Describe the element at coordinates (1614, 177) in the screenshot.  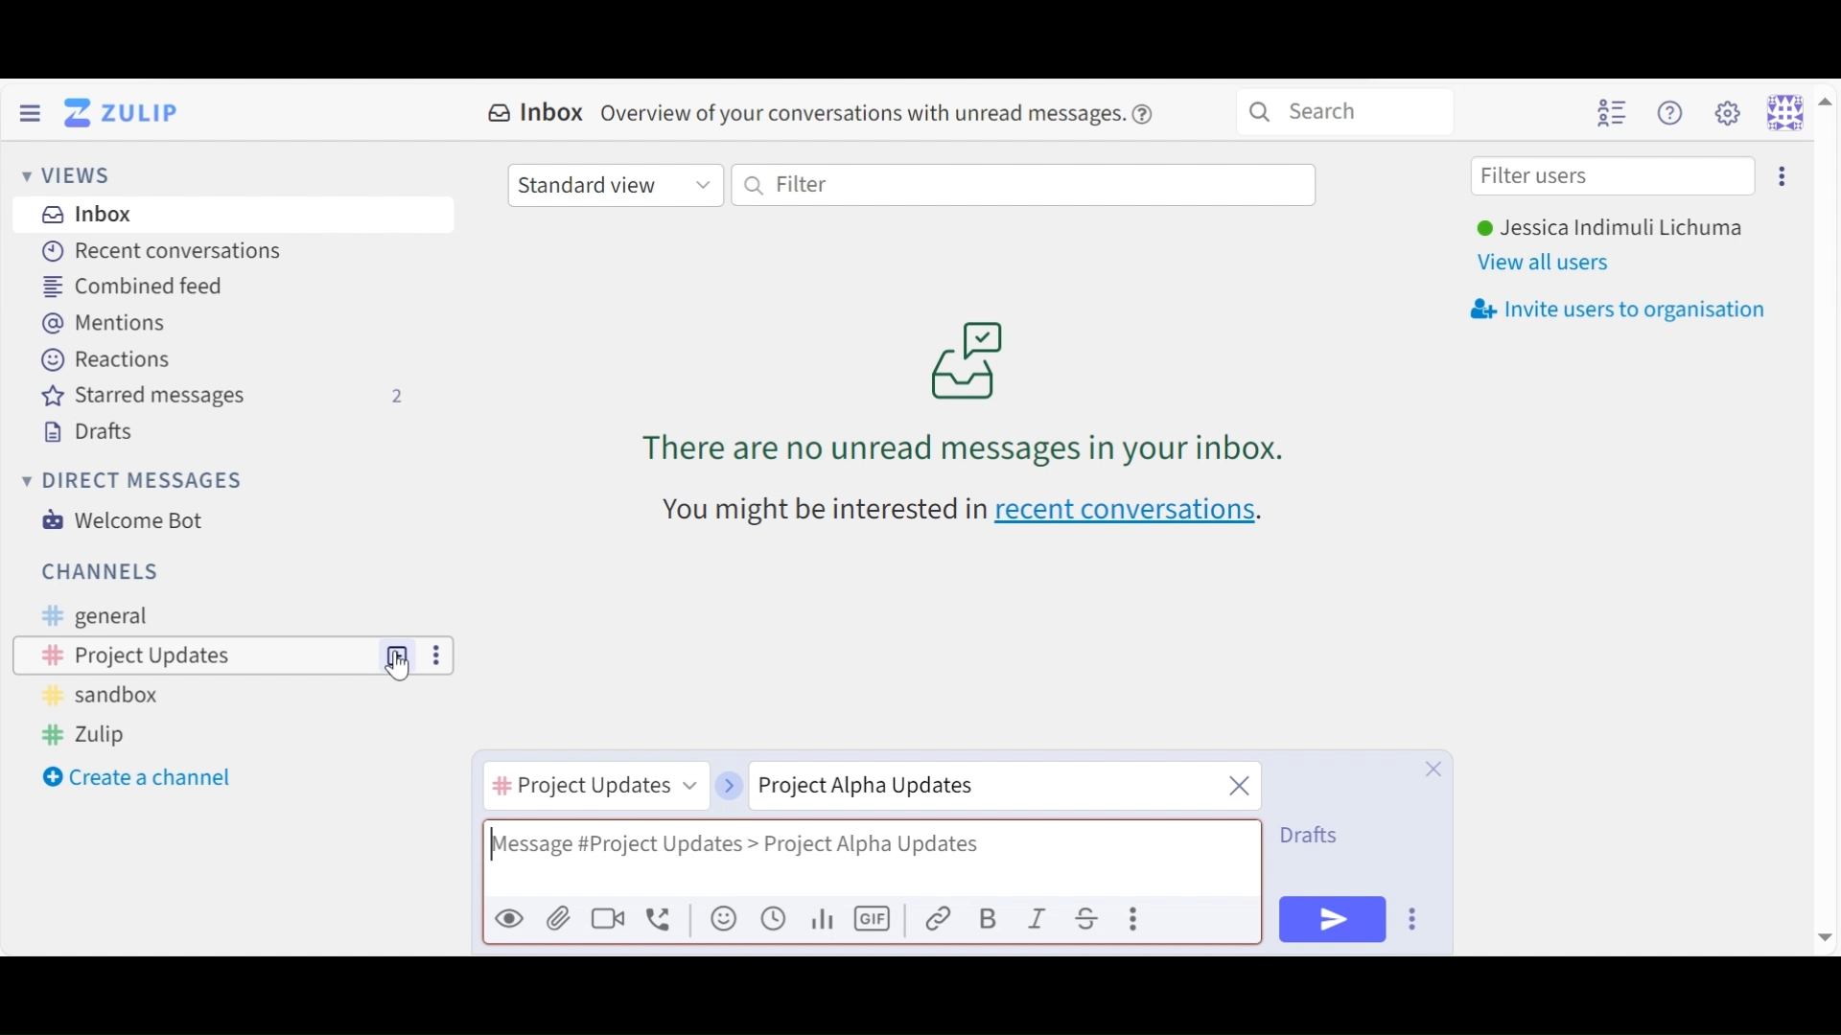
I see `Filter users` at that location.